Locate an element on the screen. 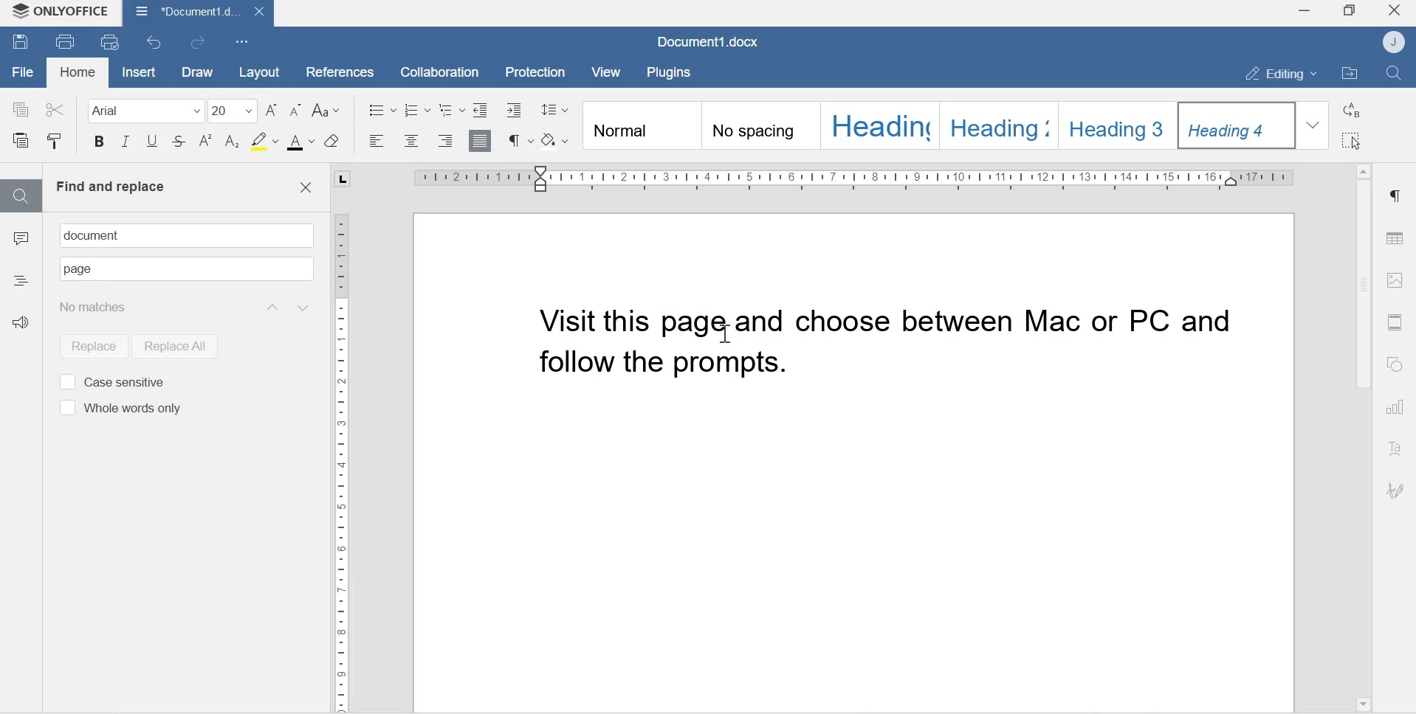 This screenshot has width=1416, height=714. File is located at coordinates (23, 72).